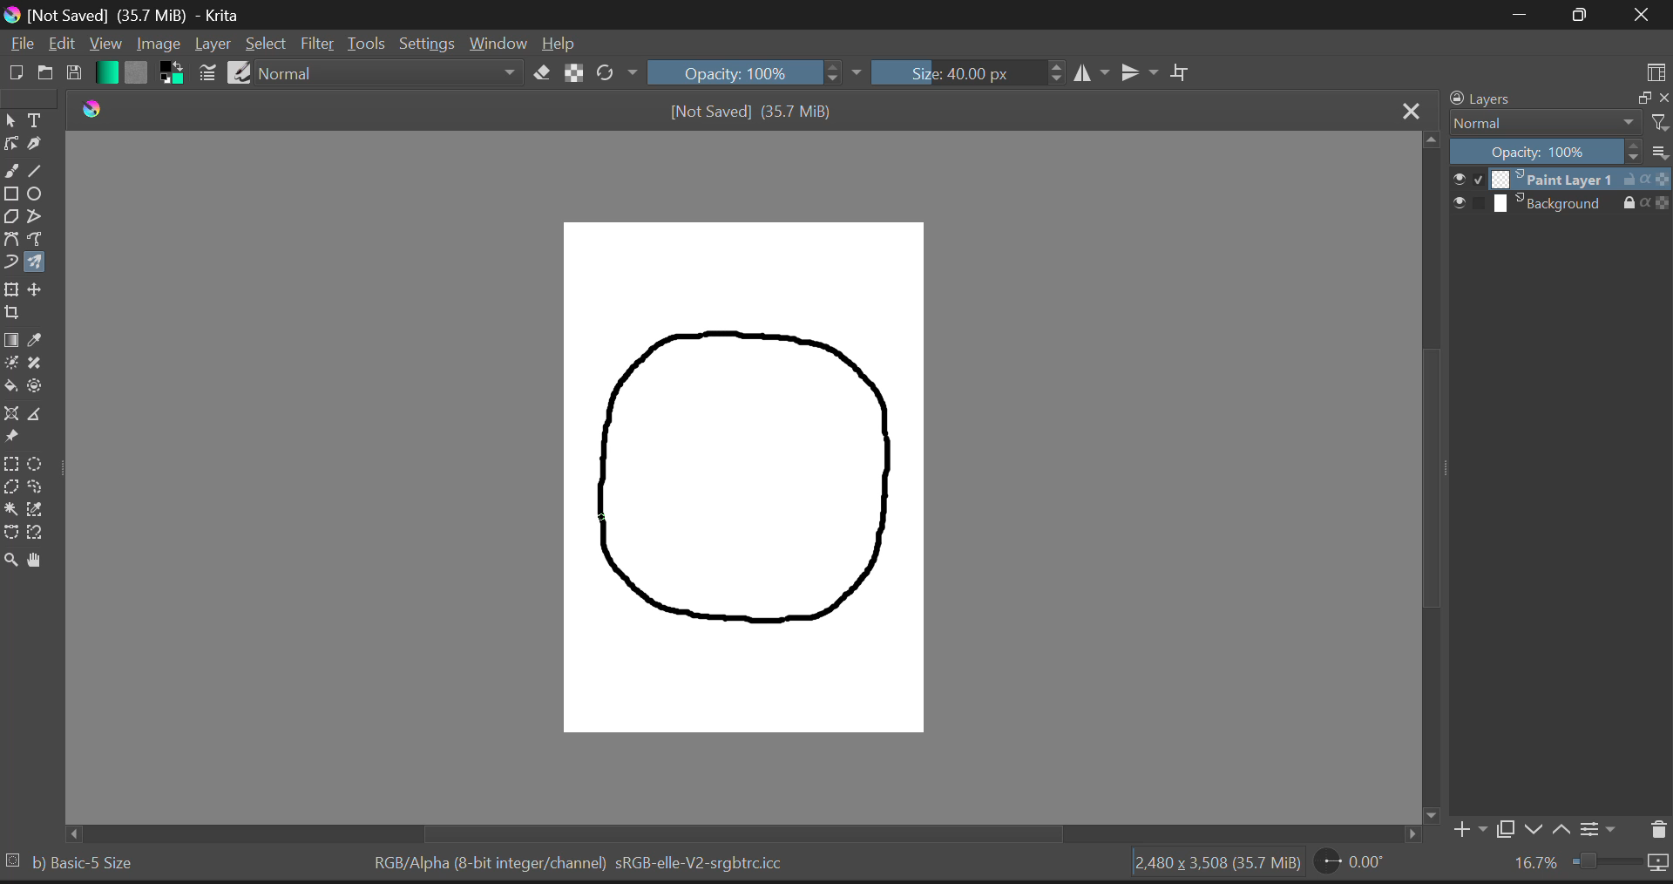  What do you see at coordinates (603, 519) in the screenshot?
I see `DRAG_TO Position` at bounding box center [603, 519].